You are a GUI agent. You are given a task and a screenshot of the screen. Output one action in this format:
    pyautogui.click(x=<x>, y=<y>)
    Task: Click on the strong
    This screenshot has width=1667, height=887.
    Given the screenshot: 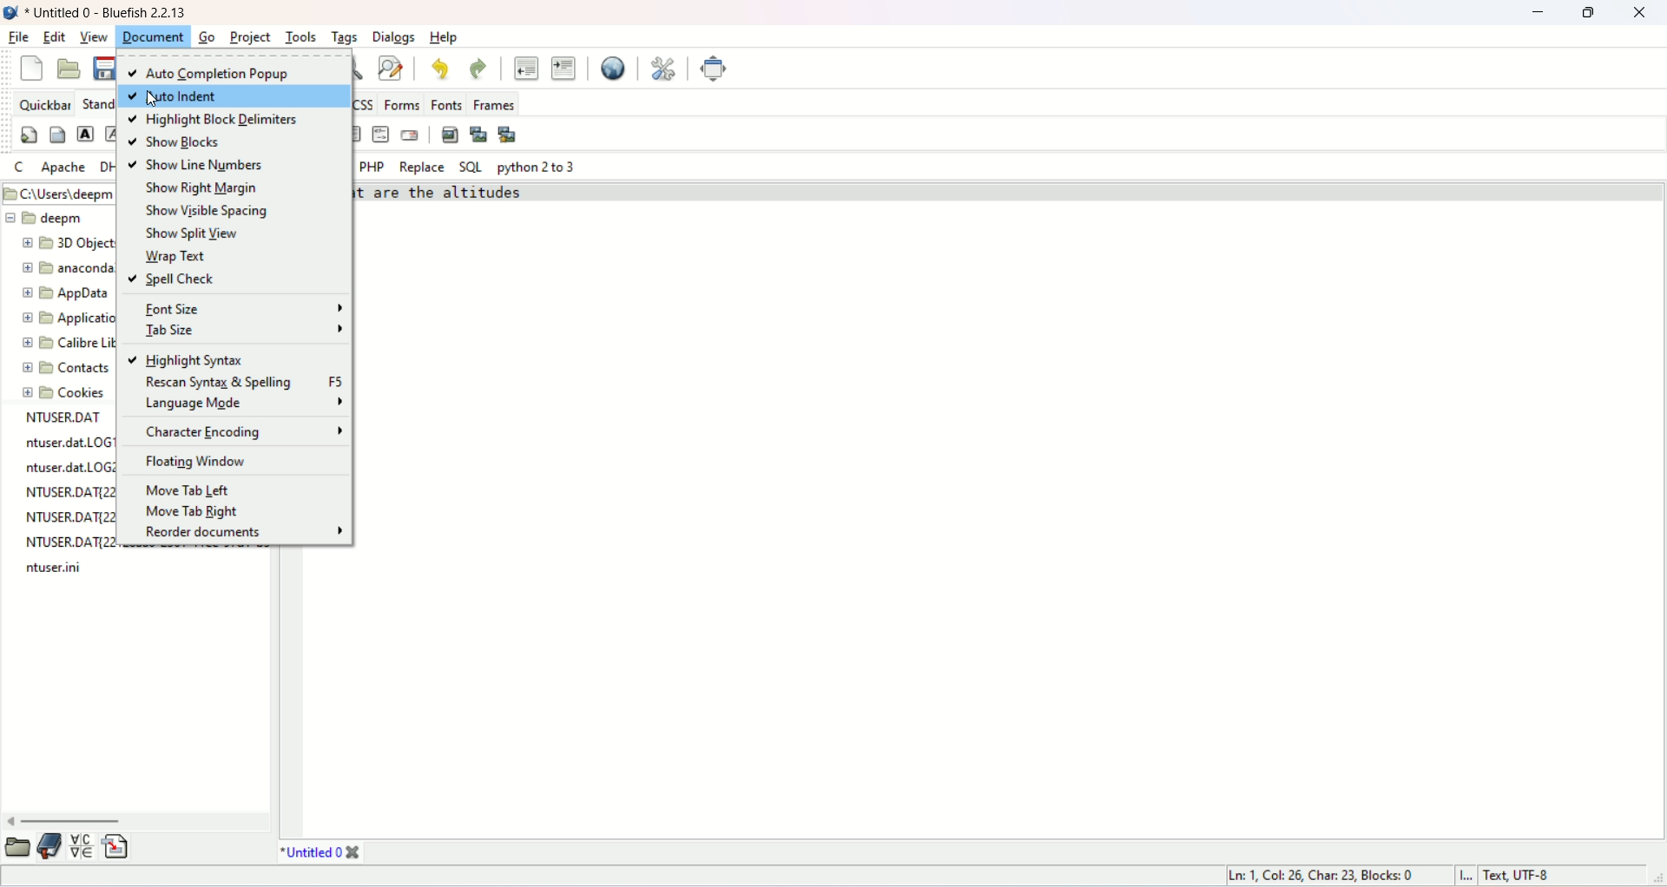 What is the action you would take?
    pyautogui.click(x=85, y=133)
    